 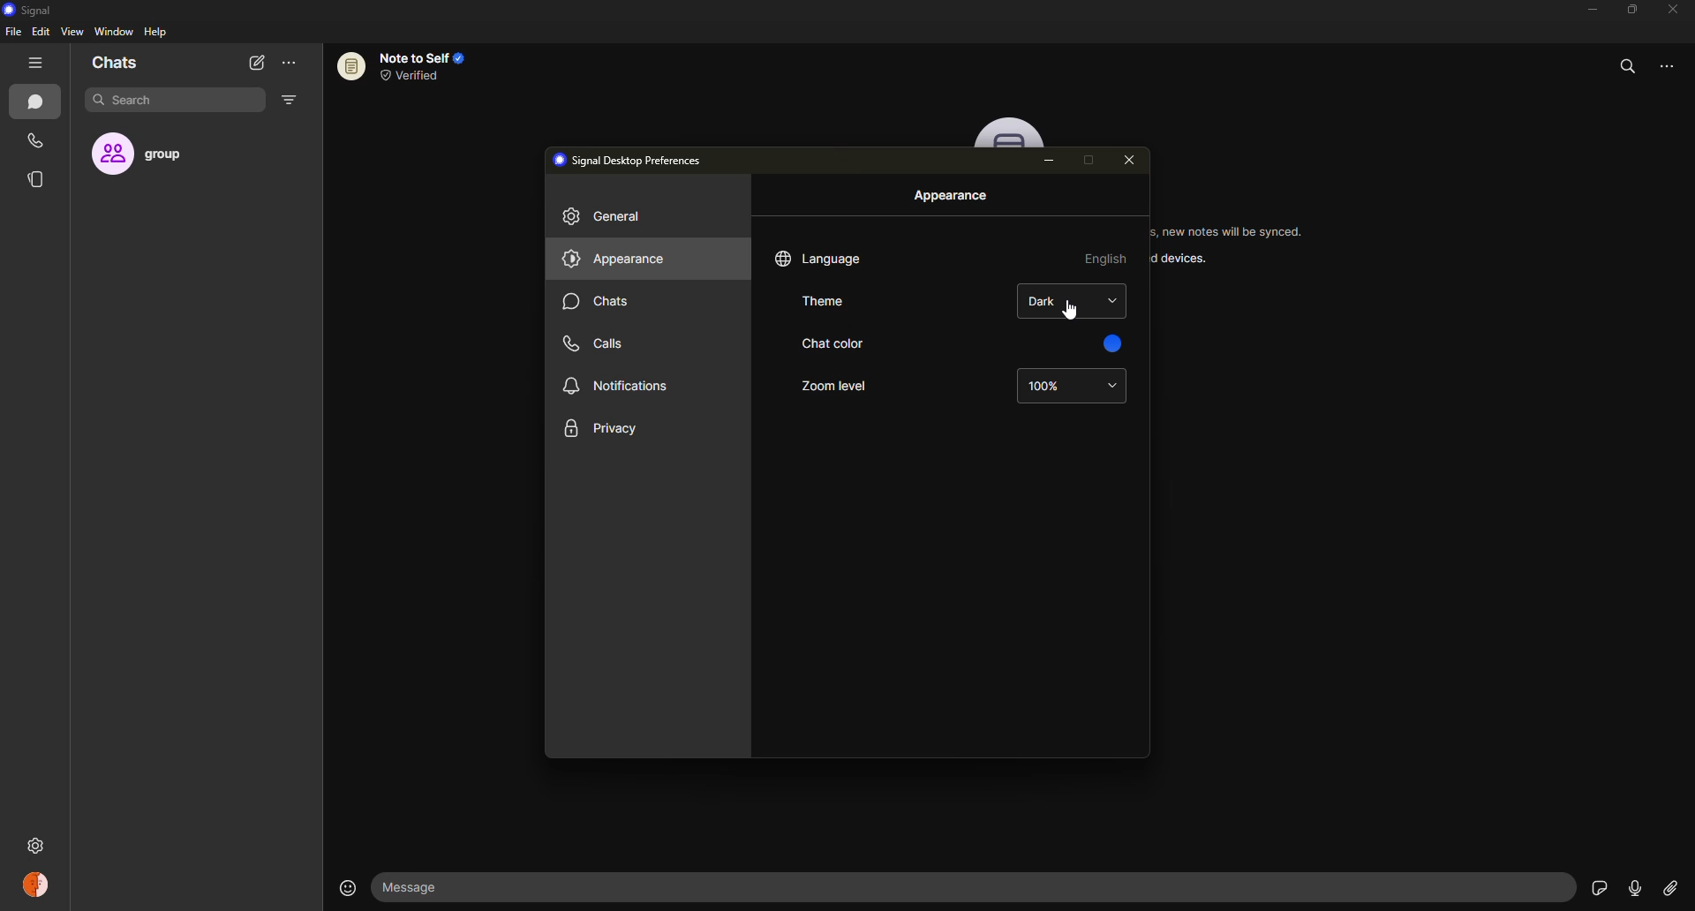 What do you see at coordinates (138, 101) in the screenshot?
I see `search` at bounding box center [138, 101].